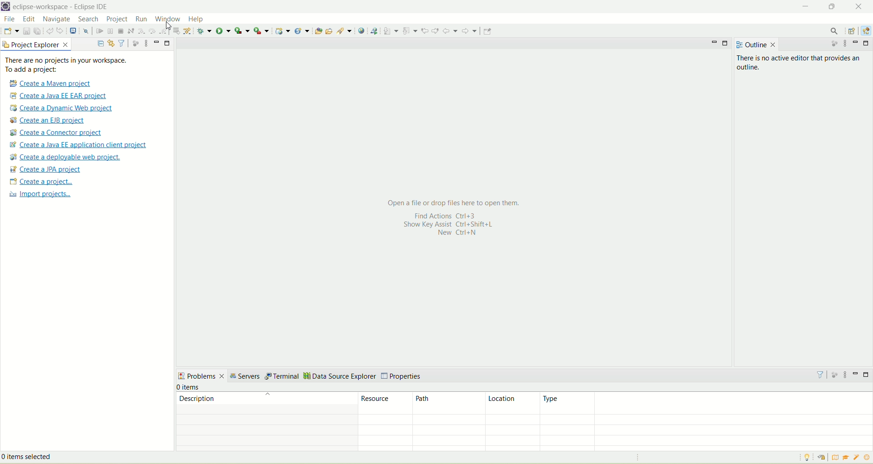 The image size is (873, 464). Describe the element at coordinates (754, 43) in the screenshot. I see `outline` at that location.